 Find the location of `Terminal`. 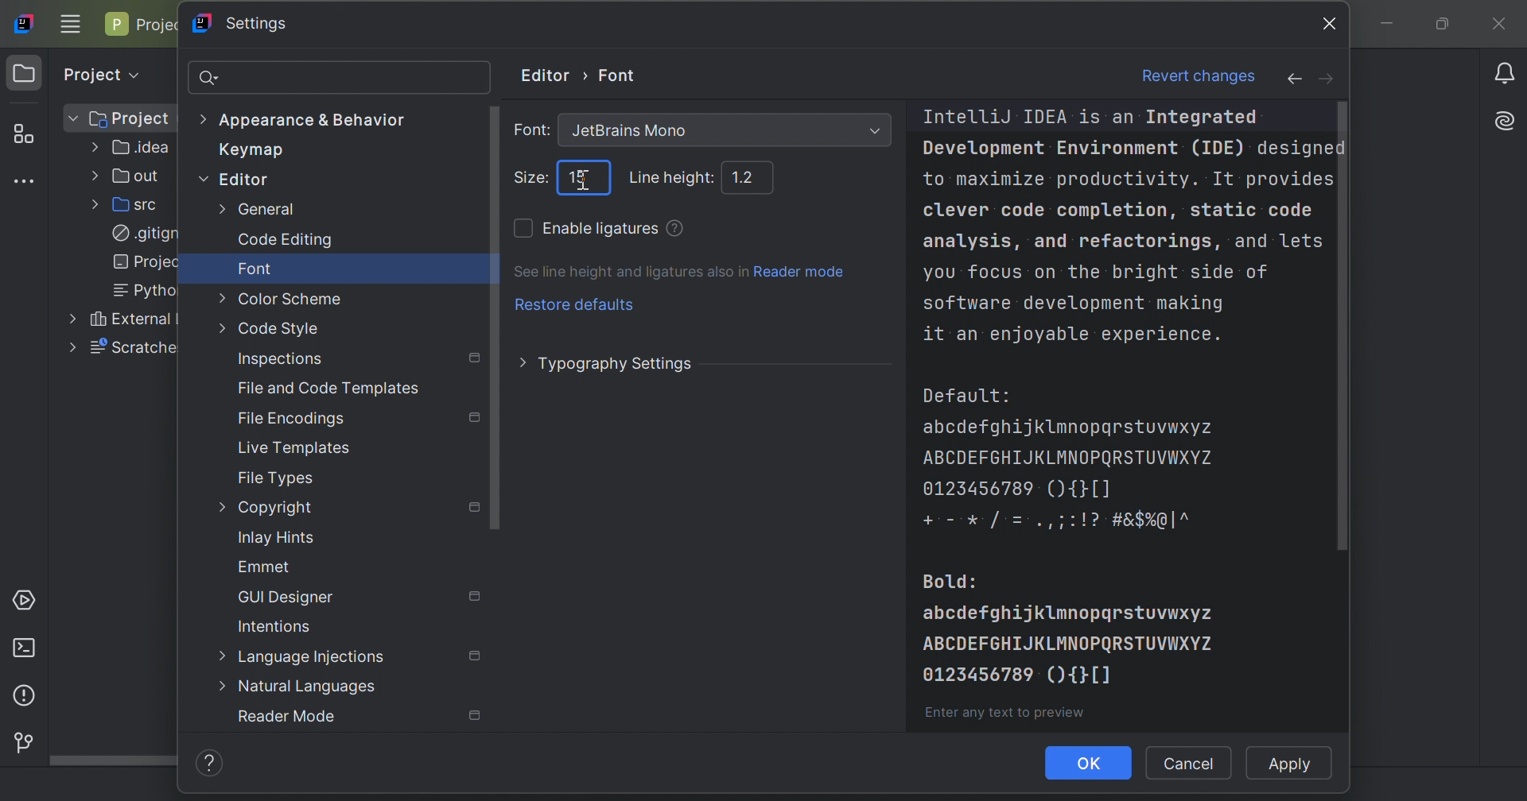

Terminal is located at coordinates (28, 648).